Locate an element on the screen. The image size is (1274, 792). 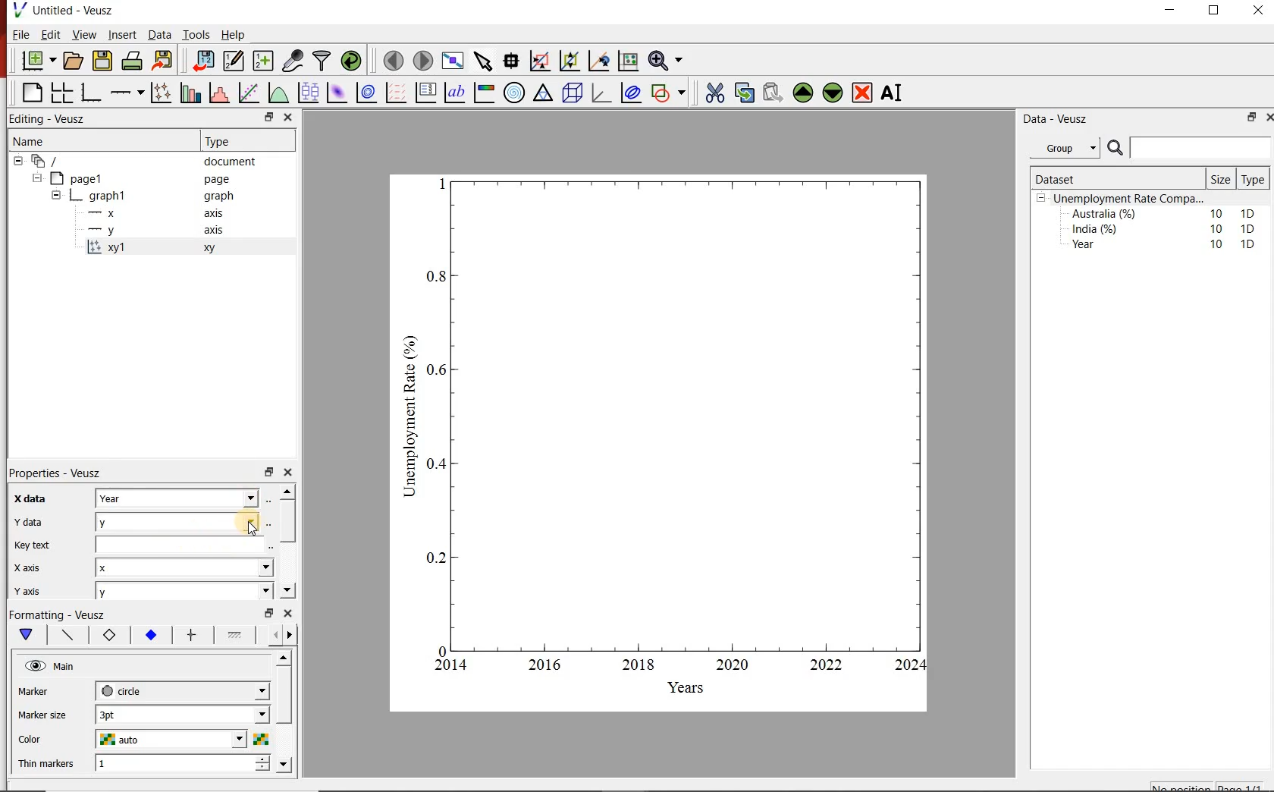
x axis is located at coordinates (28, 567).